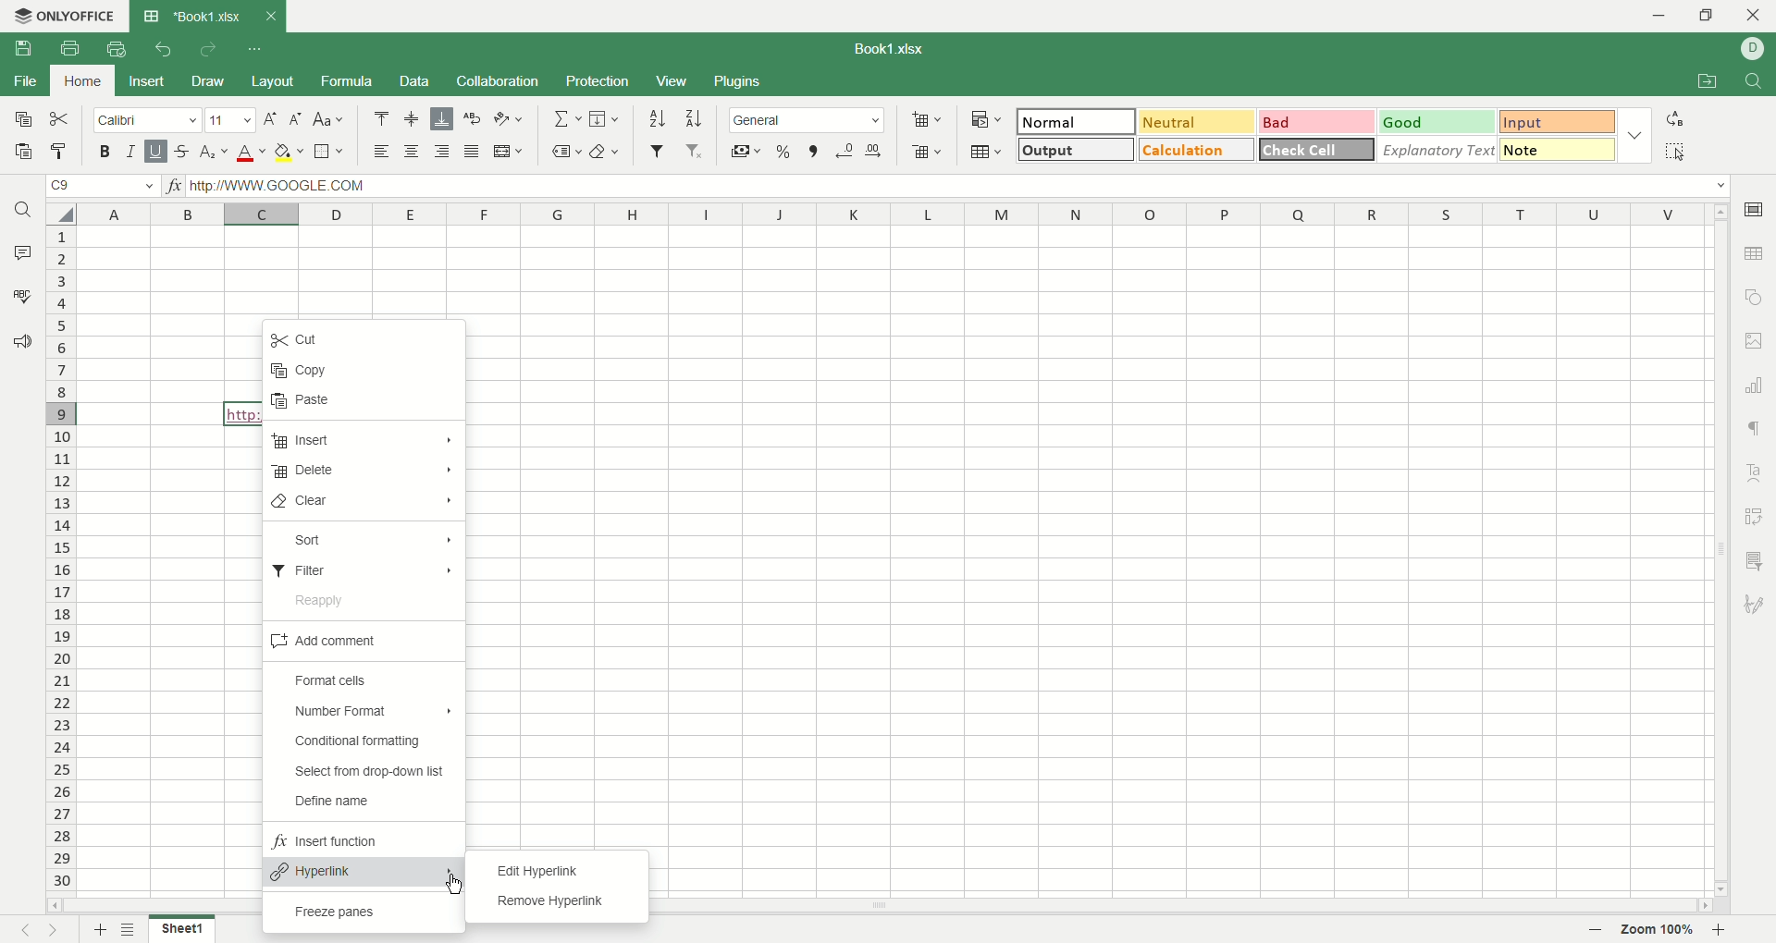  I want to click on open file location, so click(1703, 83).